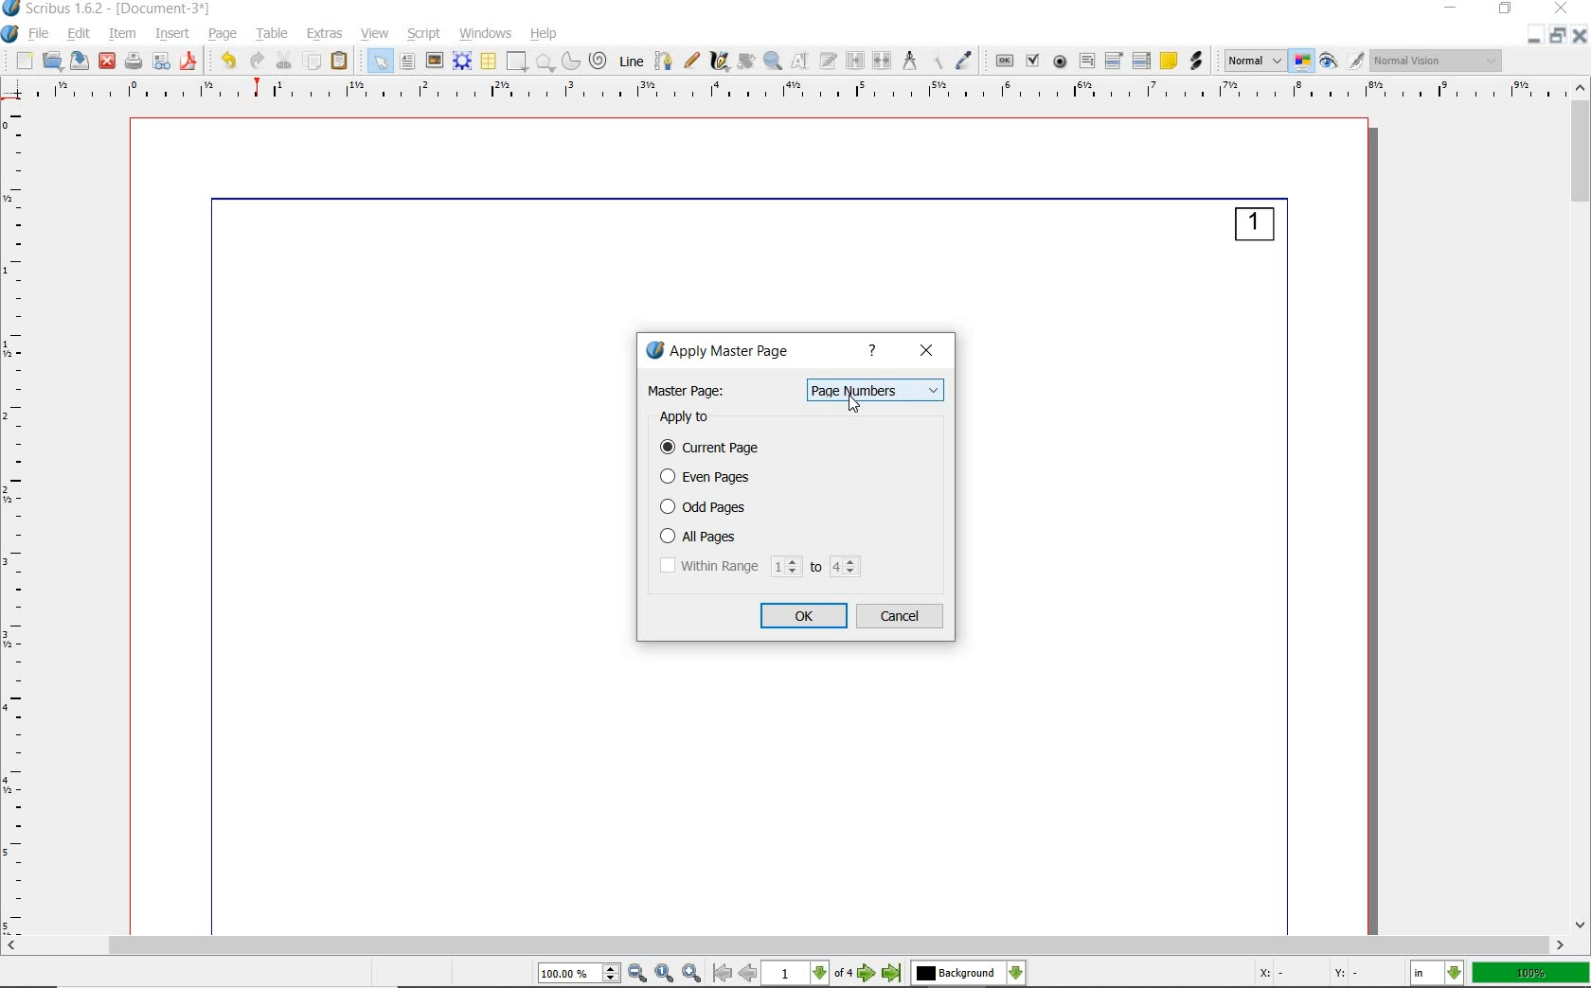  I want to click on spiral, so click(601, 61).